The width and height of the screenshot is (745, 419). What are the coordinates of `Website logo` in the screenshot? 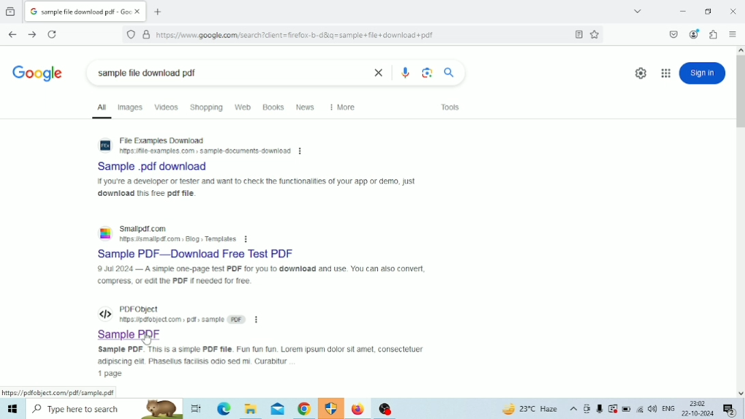 It's located at (106, 233).